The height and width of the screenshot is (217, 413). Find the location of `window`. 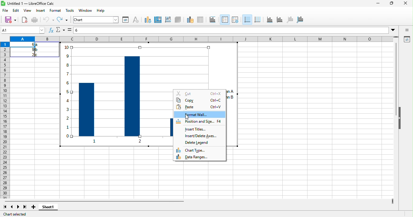

window is located at coordinates (86, 11).